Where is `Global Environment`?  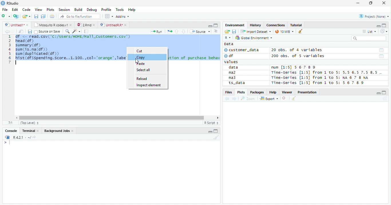
Global Environment is located at coordinates (254, 38).